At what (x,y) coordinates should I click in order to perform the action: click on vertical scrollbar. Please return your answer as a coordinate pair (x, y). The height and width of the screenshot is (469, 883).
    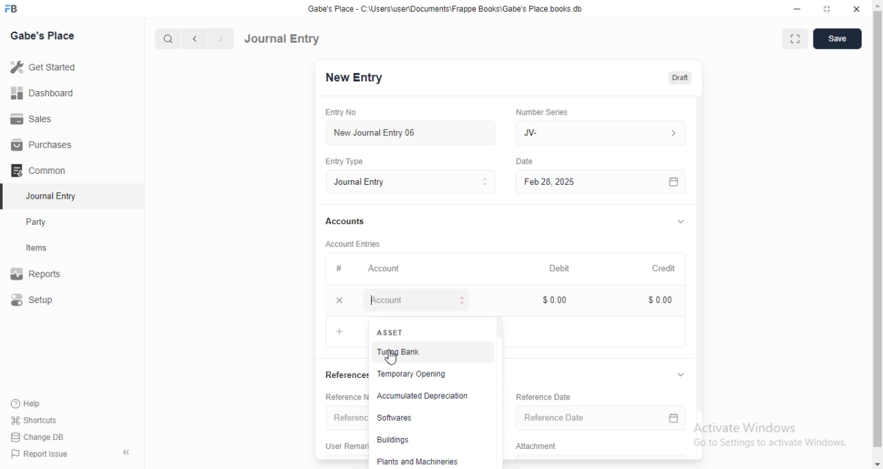
    Looking at the image, I should click on (705, 252).